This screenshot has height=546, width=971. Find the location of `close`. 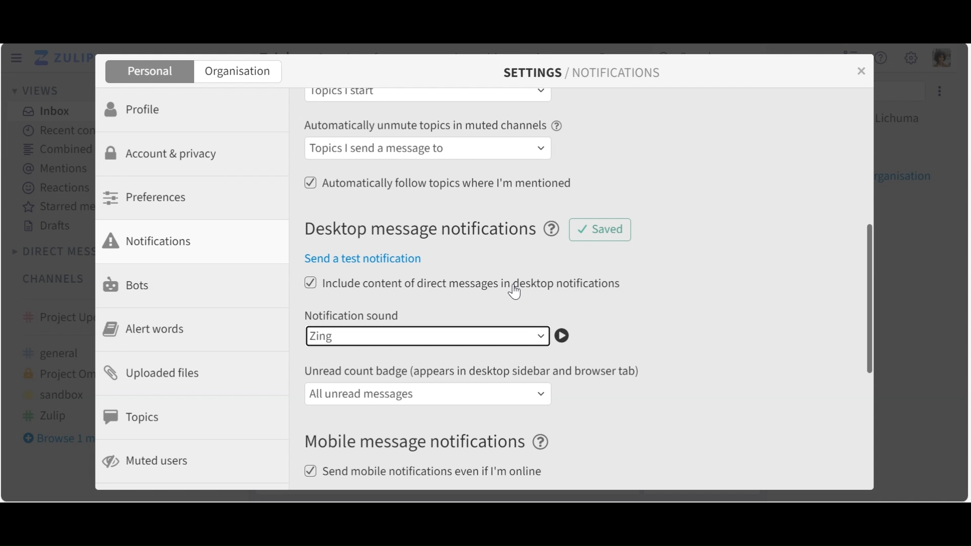

close is located at coordinates (865, 76).